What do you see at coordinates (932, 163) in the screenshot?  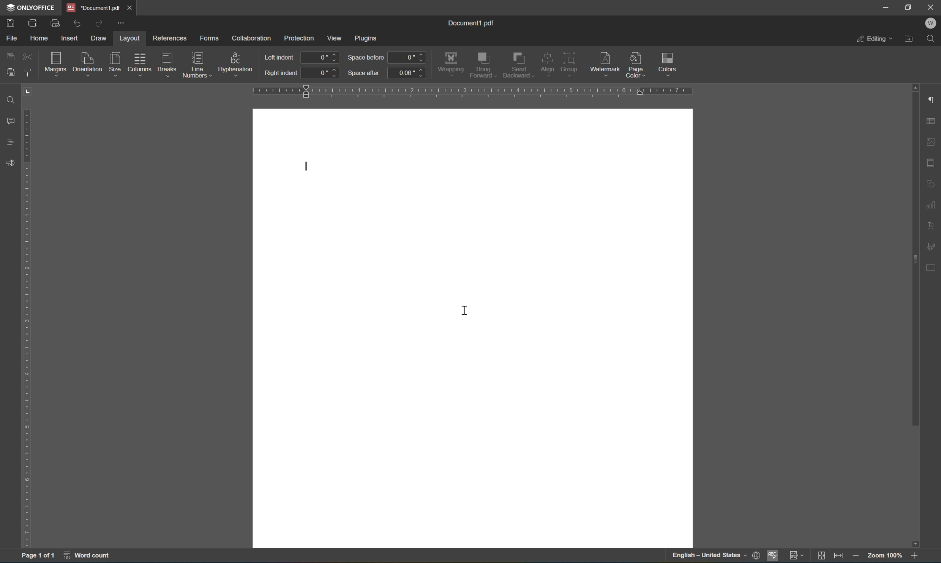 I see `header & footer settings` at bounding box center [932, 163].